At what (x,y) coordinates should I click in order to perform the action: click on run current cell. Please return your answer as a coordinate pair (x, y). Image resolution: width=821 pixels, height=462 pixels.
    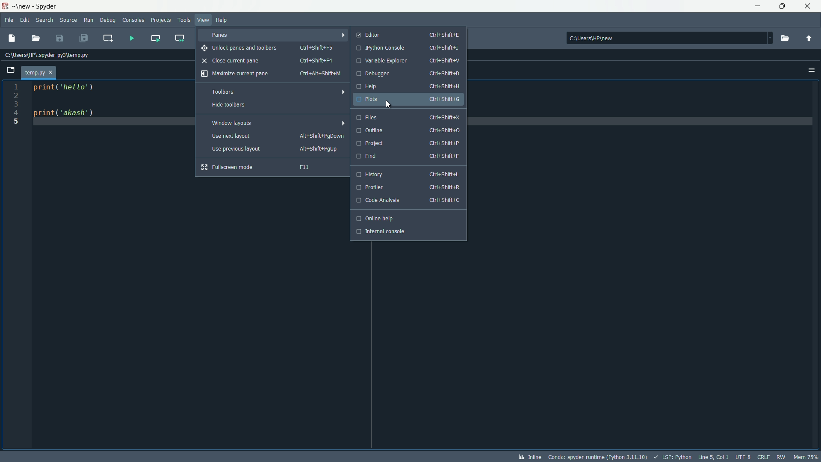
    Looking at the image, I should click on (155, 37).